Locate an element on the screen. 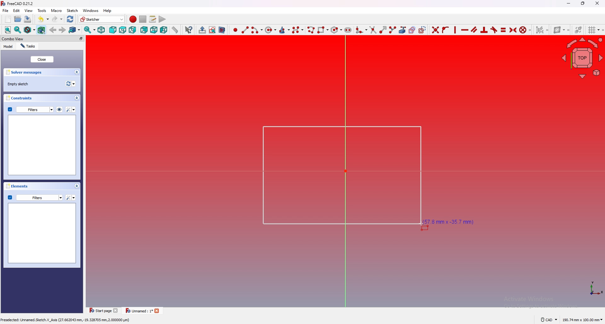  view sketch is located at coordinates (213, 30).